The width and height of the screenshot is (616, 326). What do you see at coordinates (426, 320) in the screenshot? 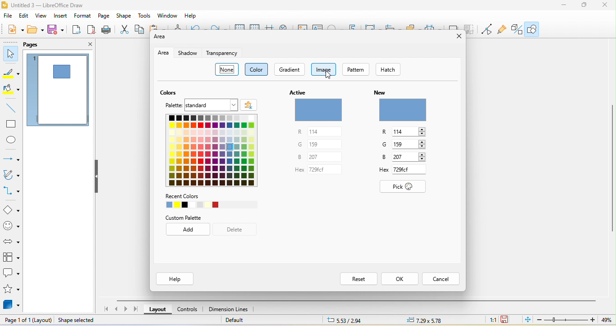
I see `7.29x5.78` at bounding box center [426, 320].